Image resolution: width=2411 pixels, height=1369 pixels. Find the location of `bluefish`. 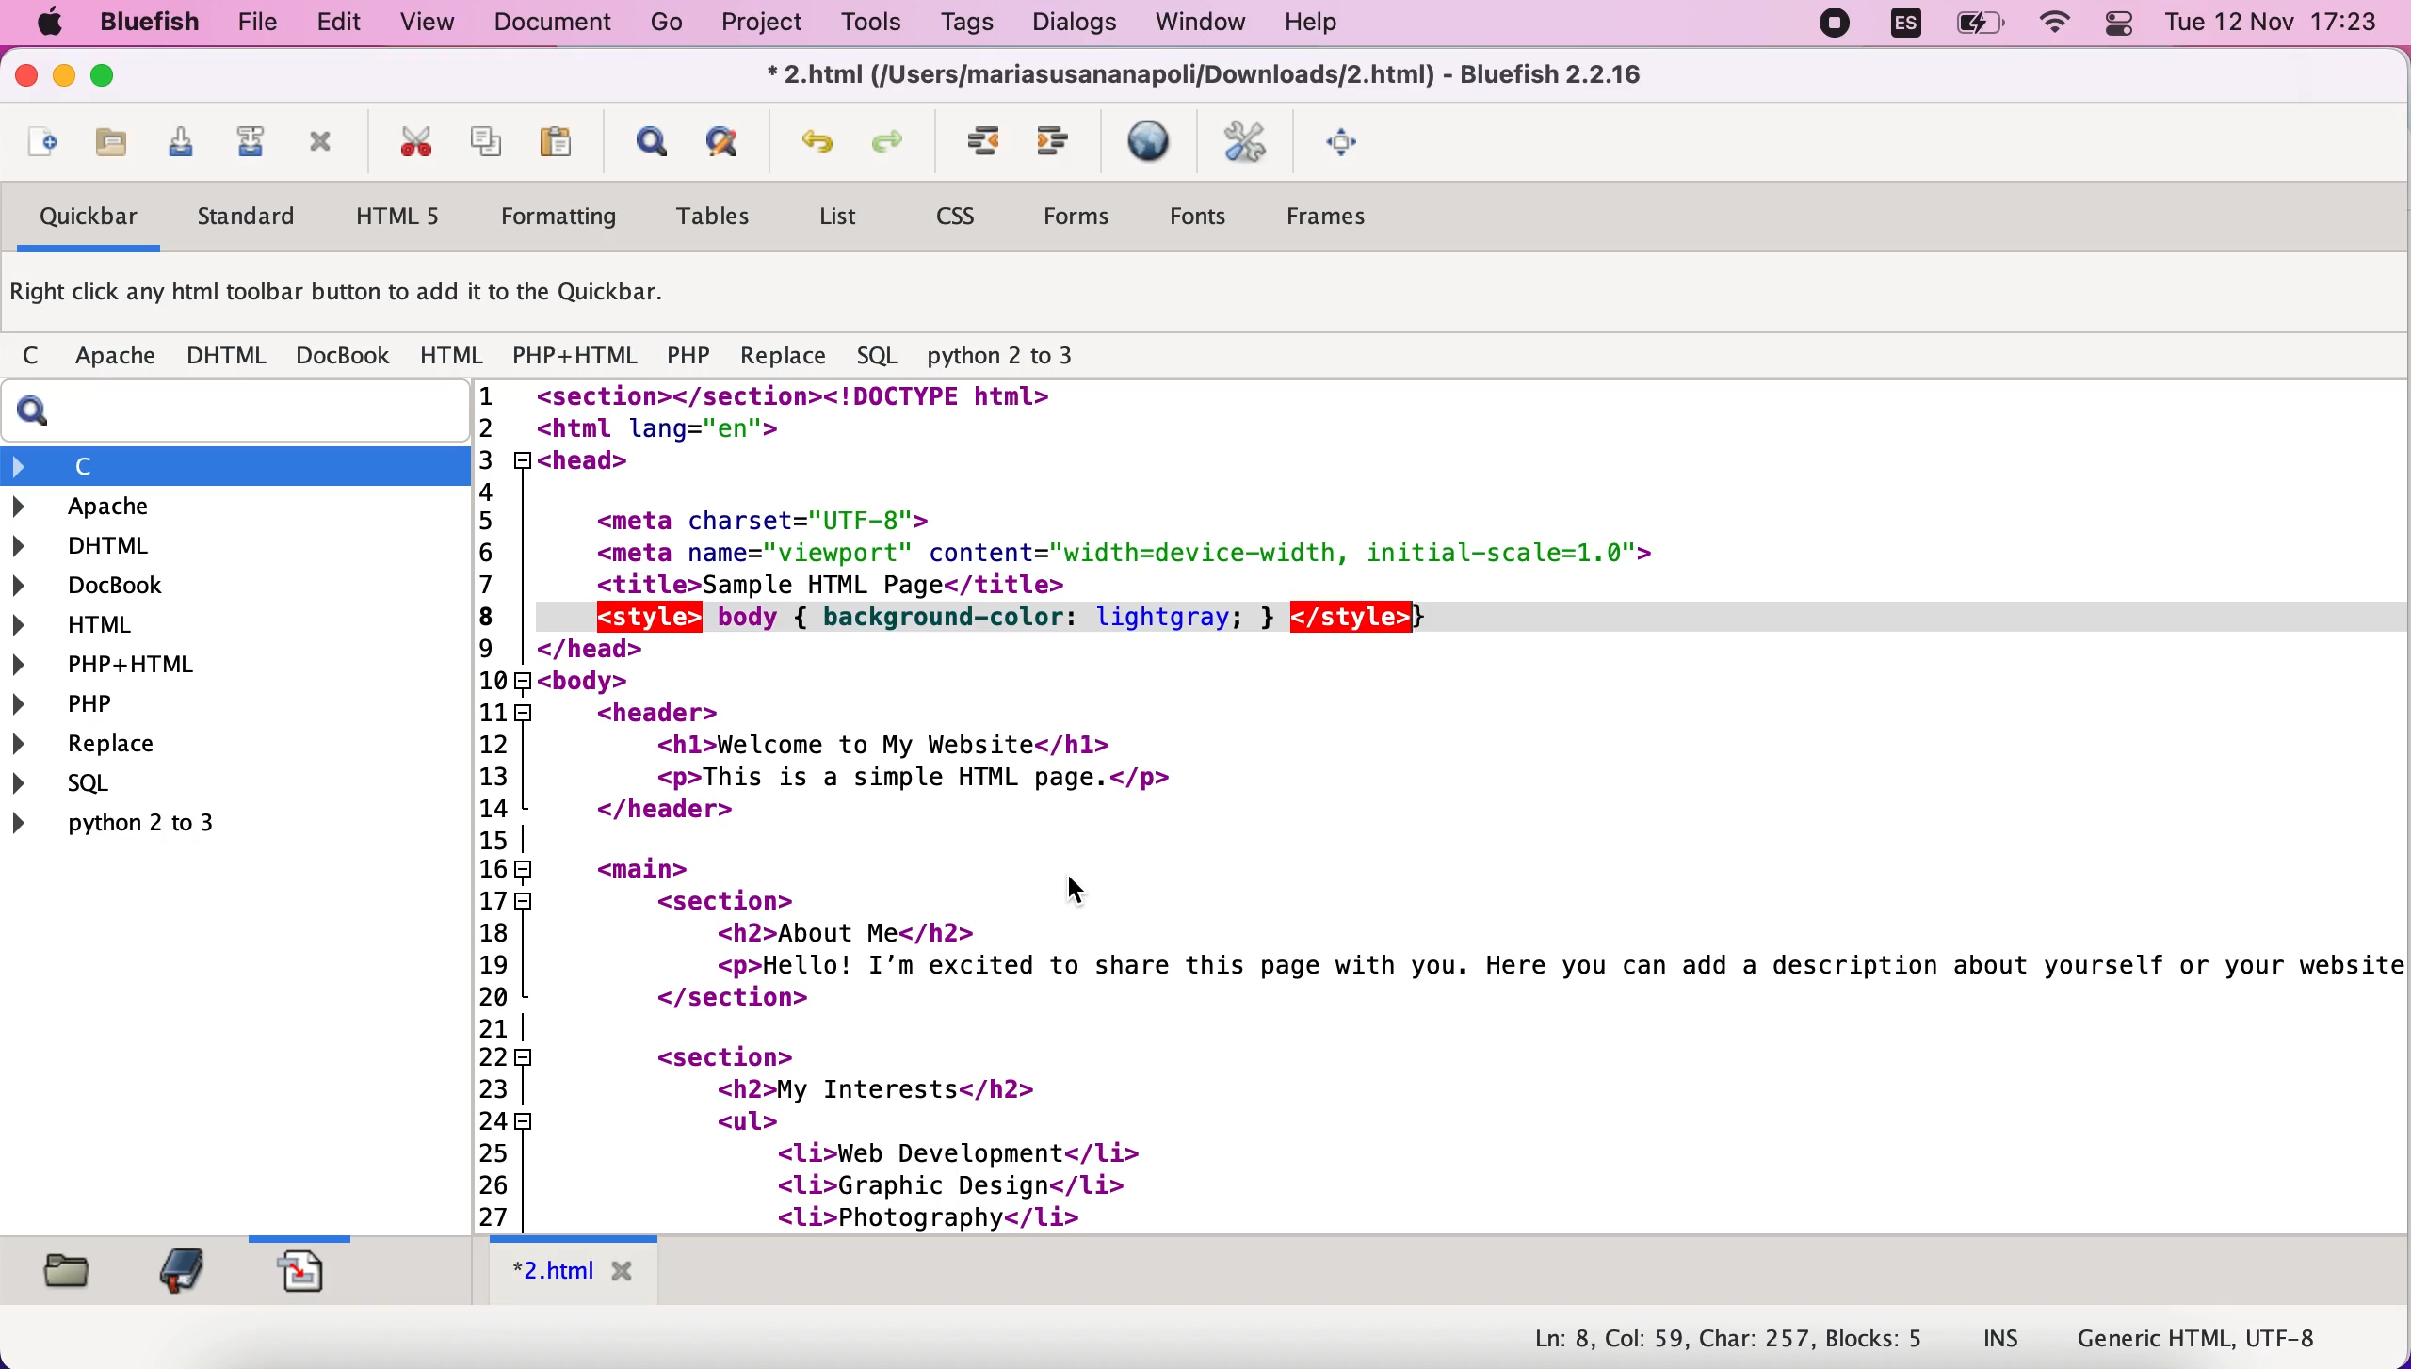

bluefish is located at coordinates (158, 25).